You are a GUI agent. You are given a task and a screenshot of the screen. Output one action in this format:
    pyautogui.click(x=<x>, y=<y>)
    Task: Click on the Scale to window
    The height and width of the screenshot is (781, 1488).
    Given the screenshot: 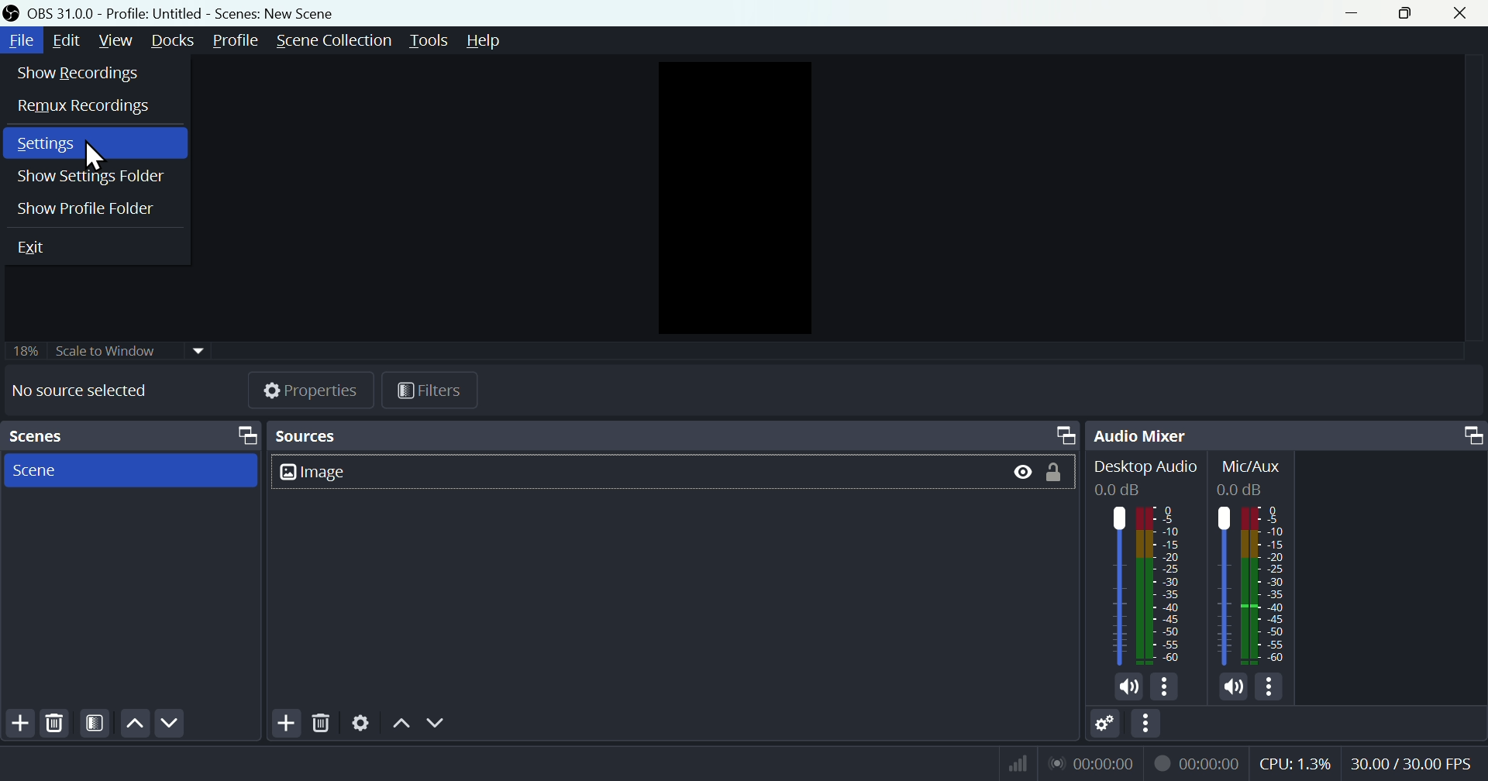 What is the action you would take?
    pyautogui.click(x=107, y=350)
    